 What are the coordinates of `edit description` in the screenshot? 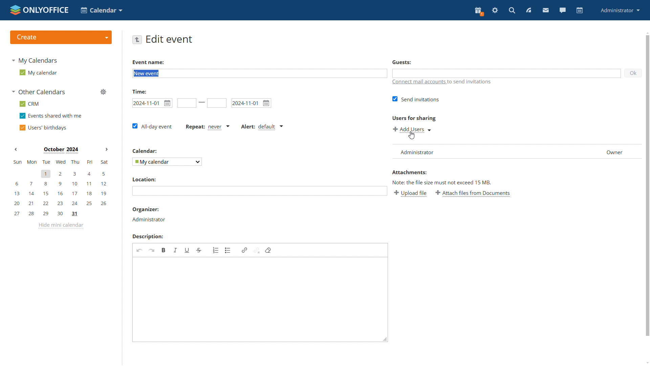 It's located at (260, 300).